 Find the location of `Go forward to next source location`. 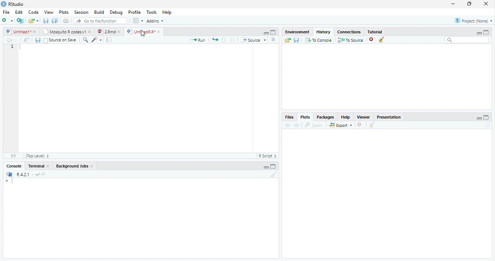

Go forward to next source location is located at coordinates (16, 40).